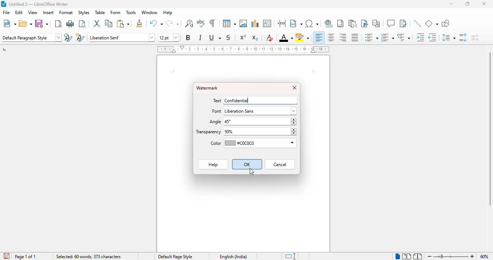  Describe the element at coordinates (353, 23) in the screenshot. I see `insert endnote` at that location.